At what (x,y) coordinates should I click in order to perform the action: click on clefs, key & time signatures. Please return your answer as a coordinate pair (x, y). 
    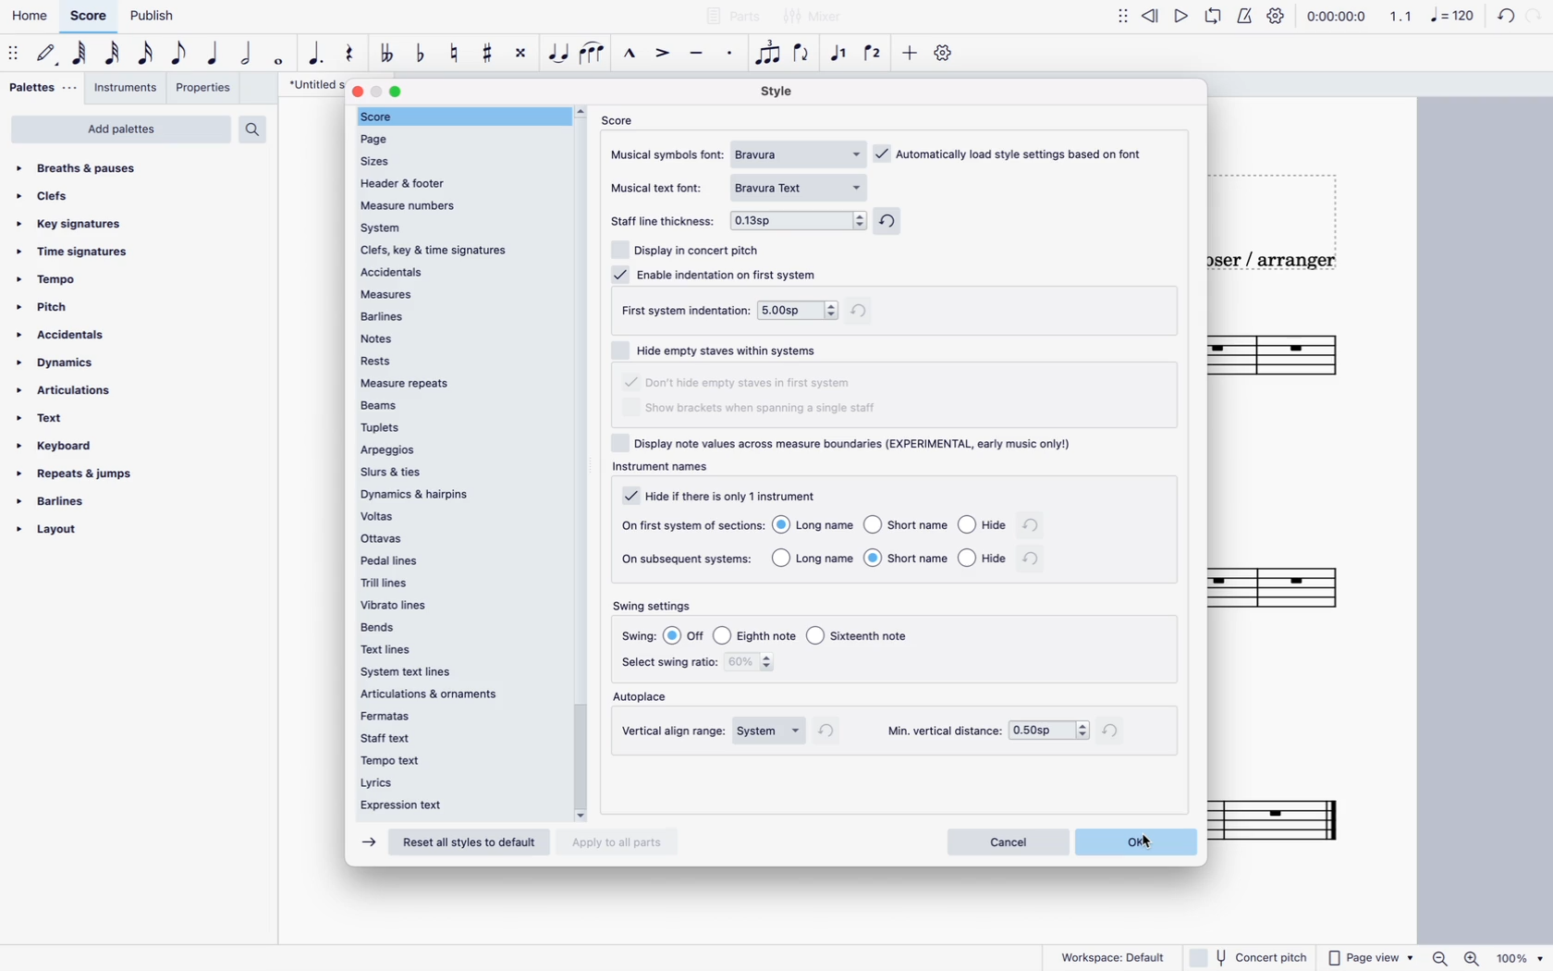
    Looking at the image, I should click on (459, 250).